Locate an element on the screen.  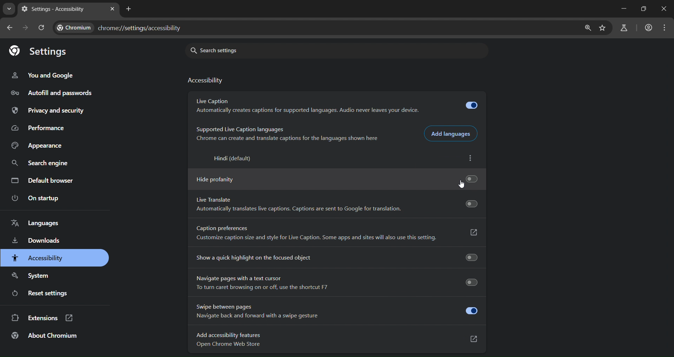
accessibility is located at coordinates (40, 258).